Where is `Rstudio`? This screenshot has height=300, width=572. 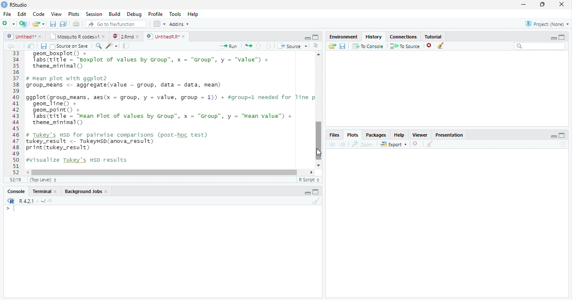 Rstudio is located at coordinates (14, 4).